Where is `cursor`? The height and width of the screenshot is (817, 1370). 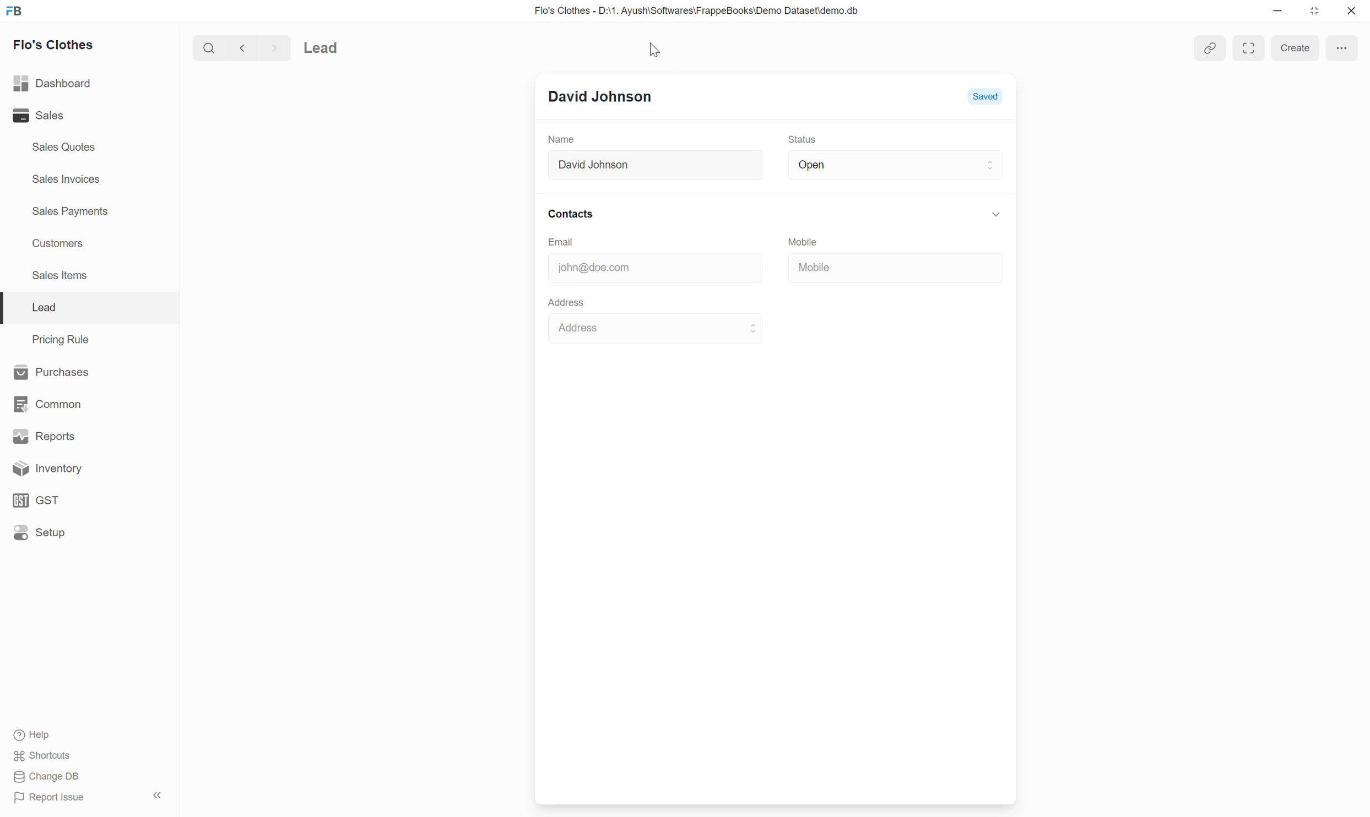 cursor is located at coordinates (657, 48).